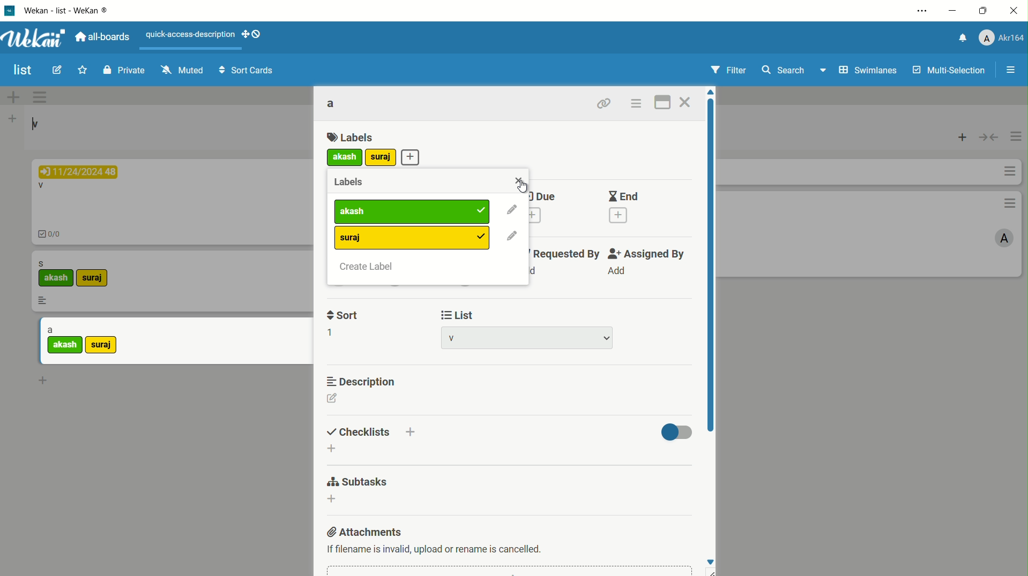  Describe the element at coordinates (636, 104) in the screenshot. I see `card actions` at that location.